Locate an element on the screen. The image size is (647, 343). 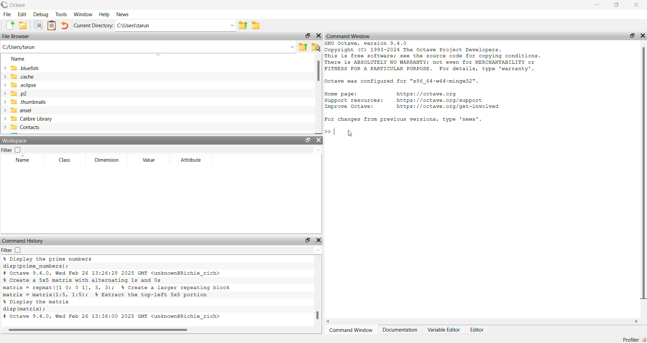
filter input field is located at coordinates (174, 251).